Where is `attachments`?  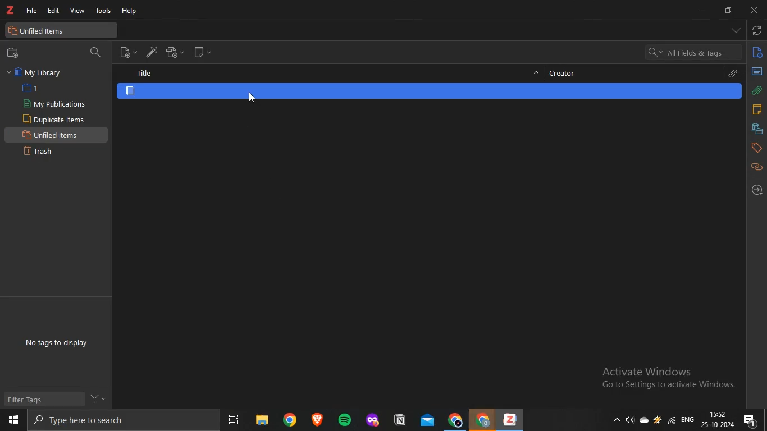 attachments is located at coordinates (757, 90).